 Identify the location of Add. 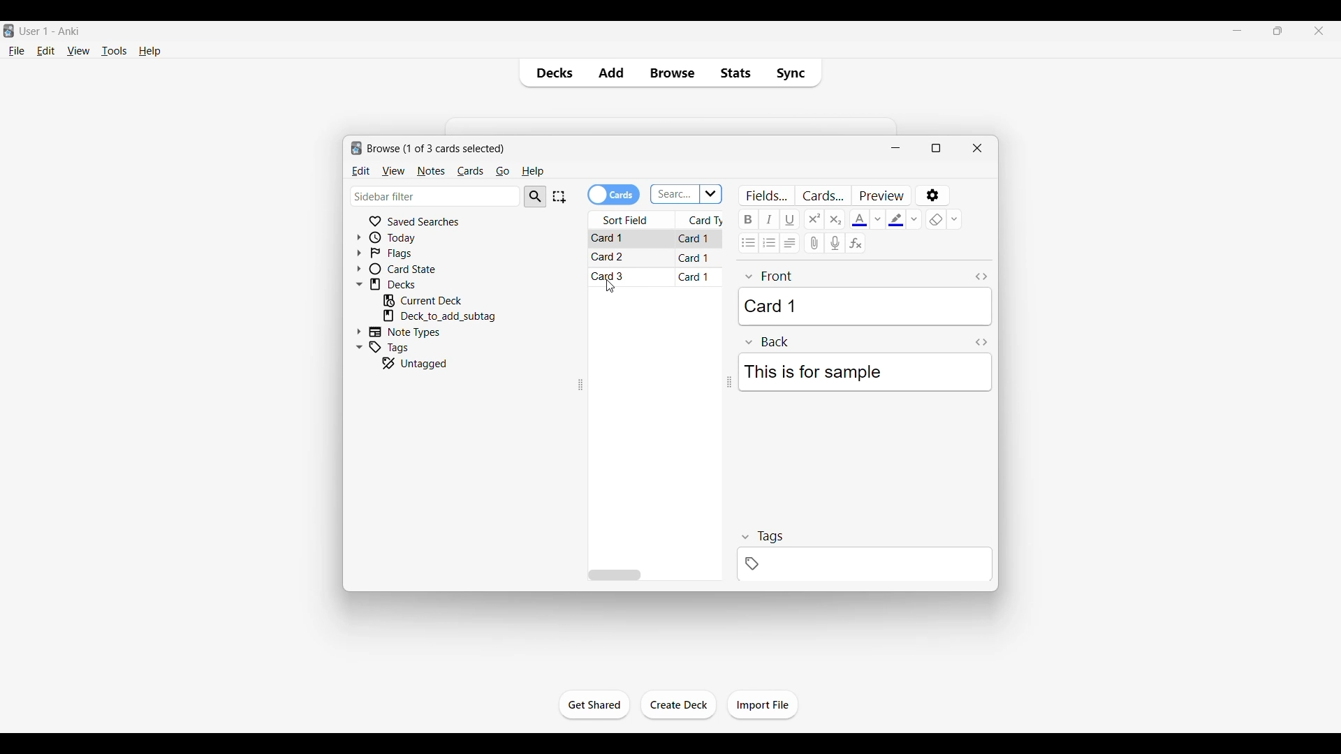
(610, 73).